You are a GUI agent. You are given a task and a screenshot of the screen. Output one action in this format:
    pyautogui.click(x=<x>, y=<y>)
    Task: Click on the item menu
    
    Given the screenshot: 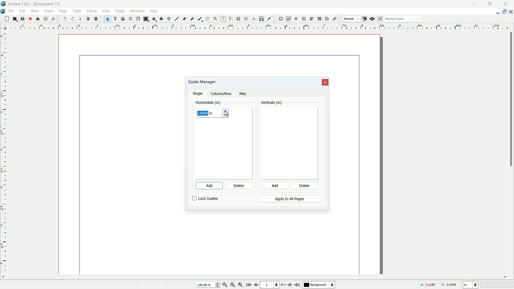 What is the action you would take?
    pyautogui.click(x=35, y=11)
    